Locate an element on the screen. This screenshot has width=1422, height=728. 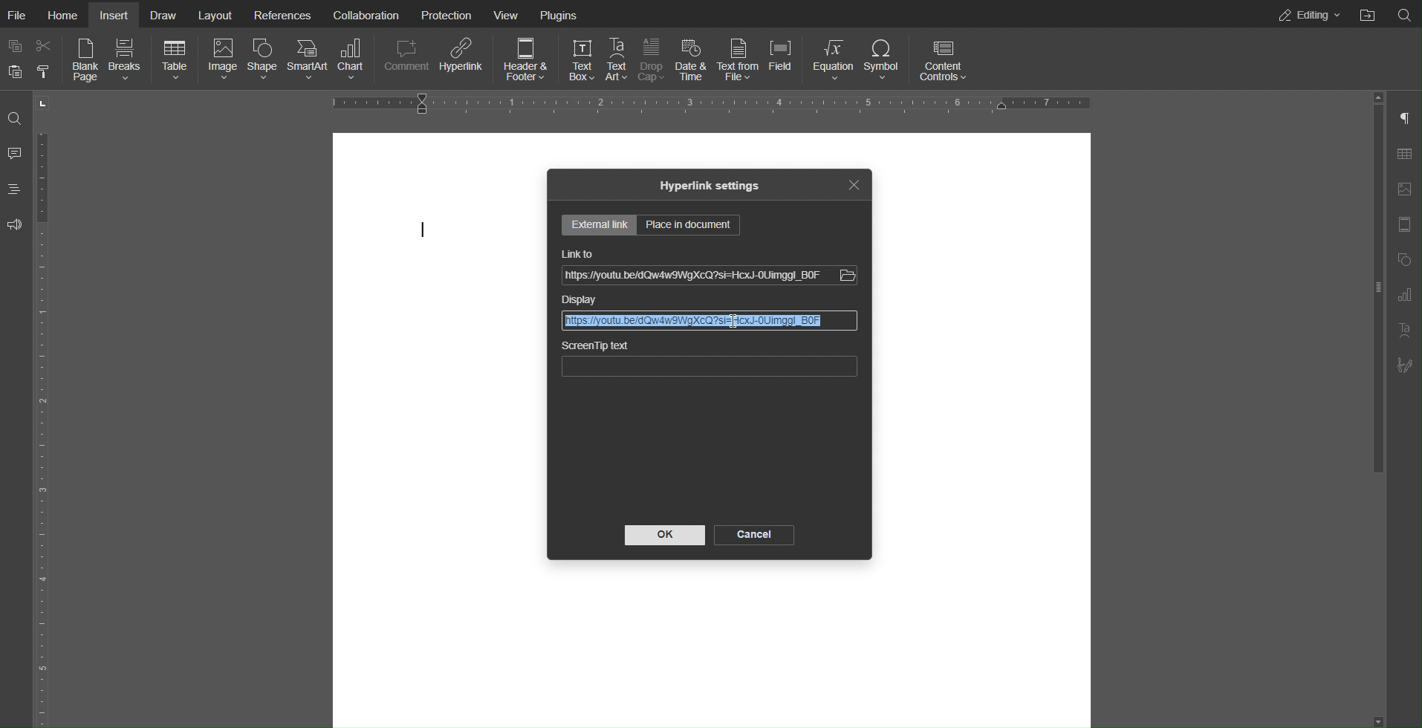
cursor is located at coordinates (422, 229).